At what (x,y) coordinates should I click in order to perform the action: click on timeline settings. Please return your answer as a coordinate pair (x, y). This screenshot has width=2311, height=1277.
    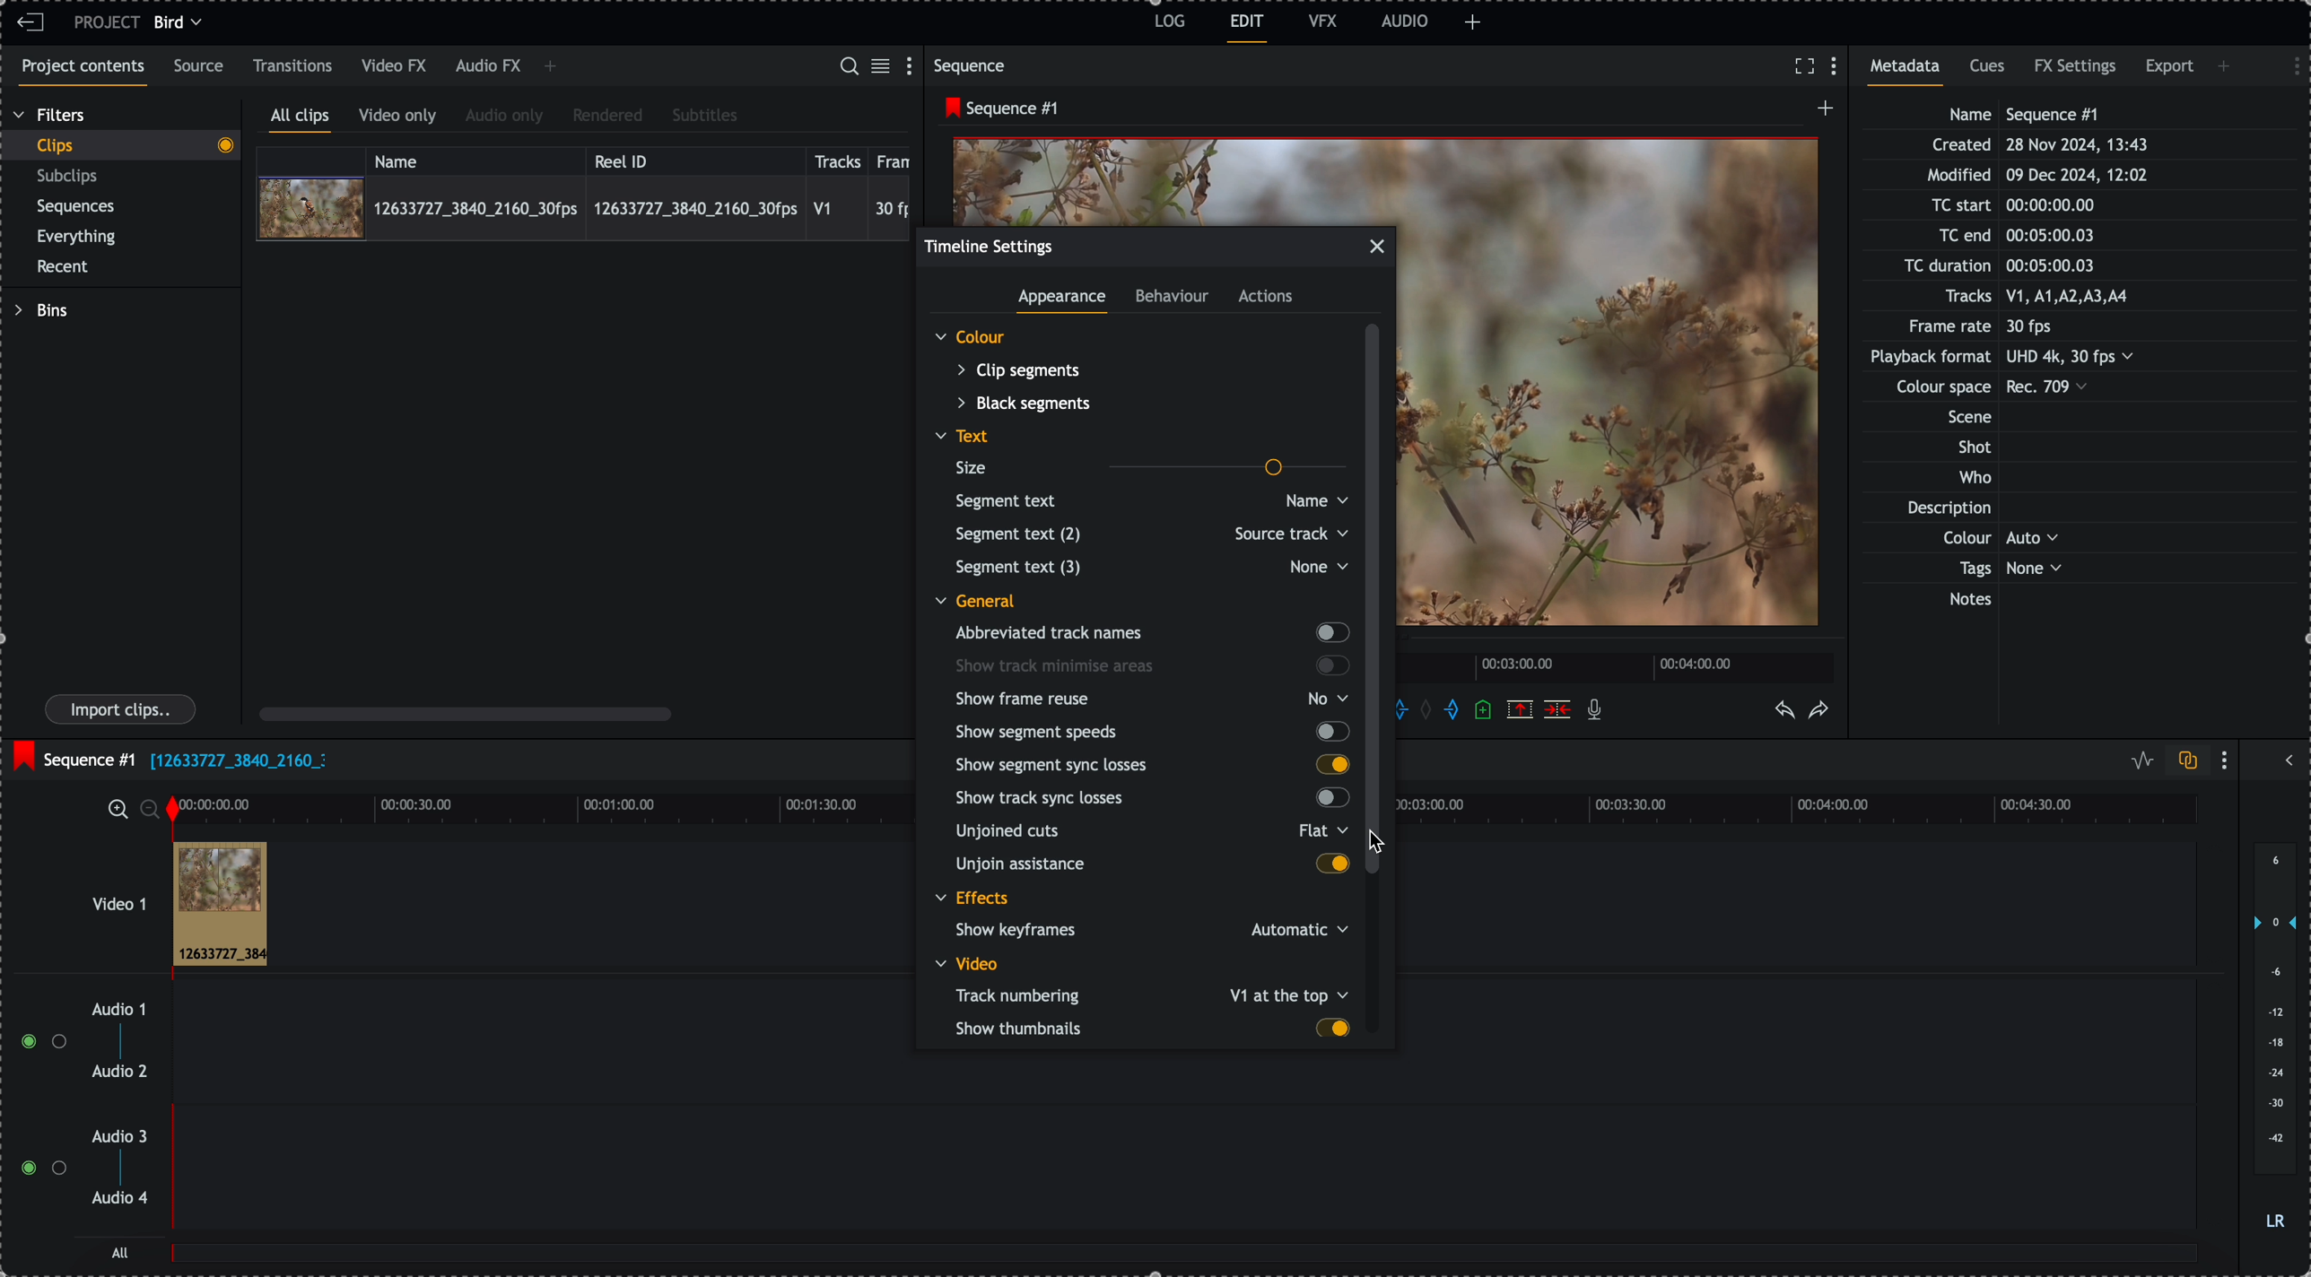
    Looking at the image, I should click on (990, 246).